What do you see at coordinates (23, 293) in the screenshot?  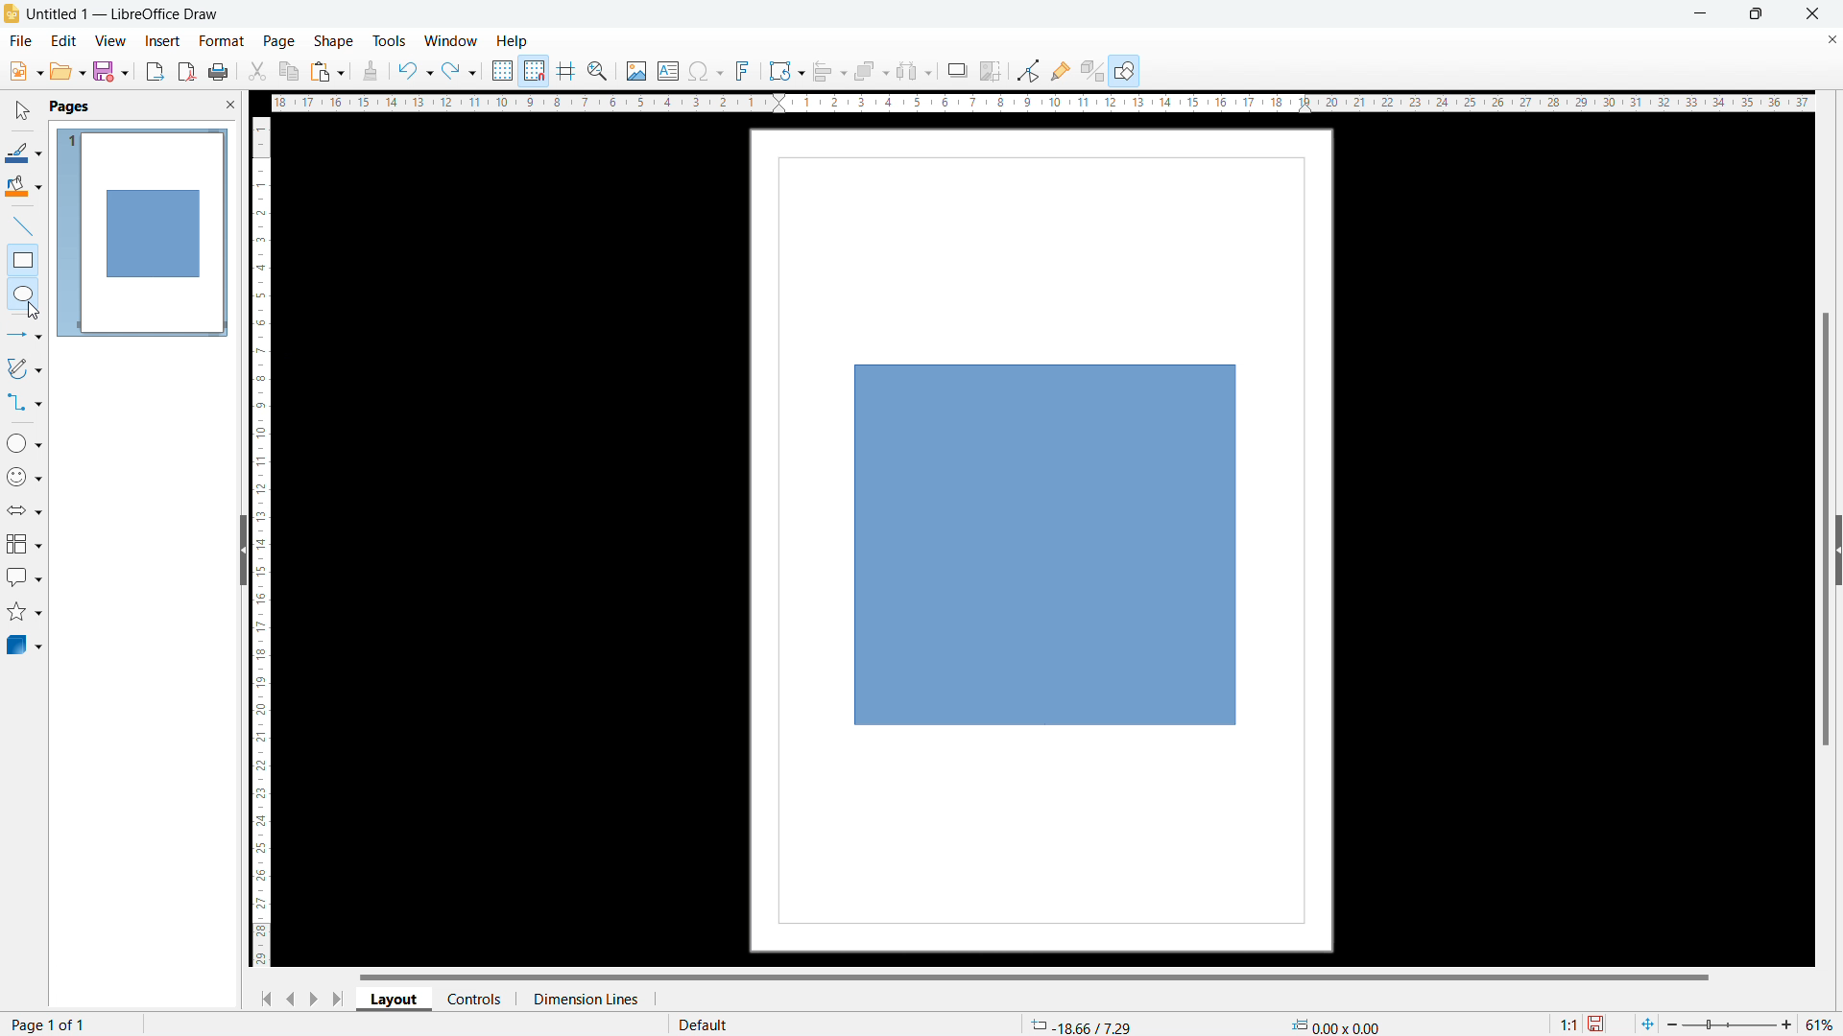 I see `elipse` at bounding box center [23, 293].